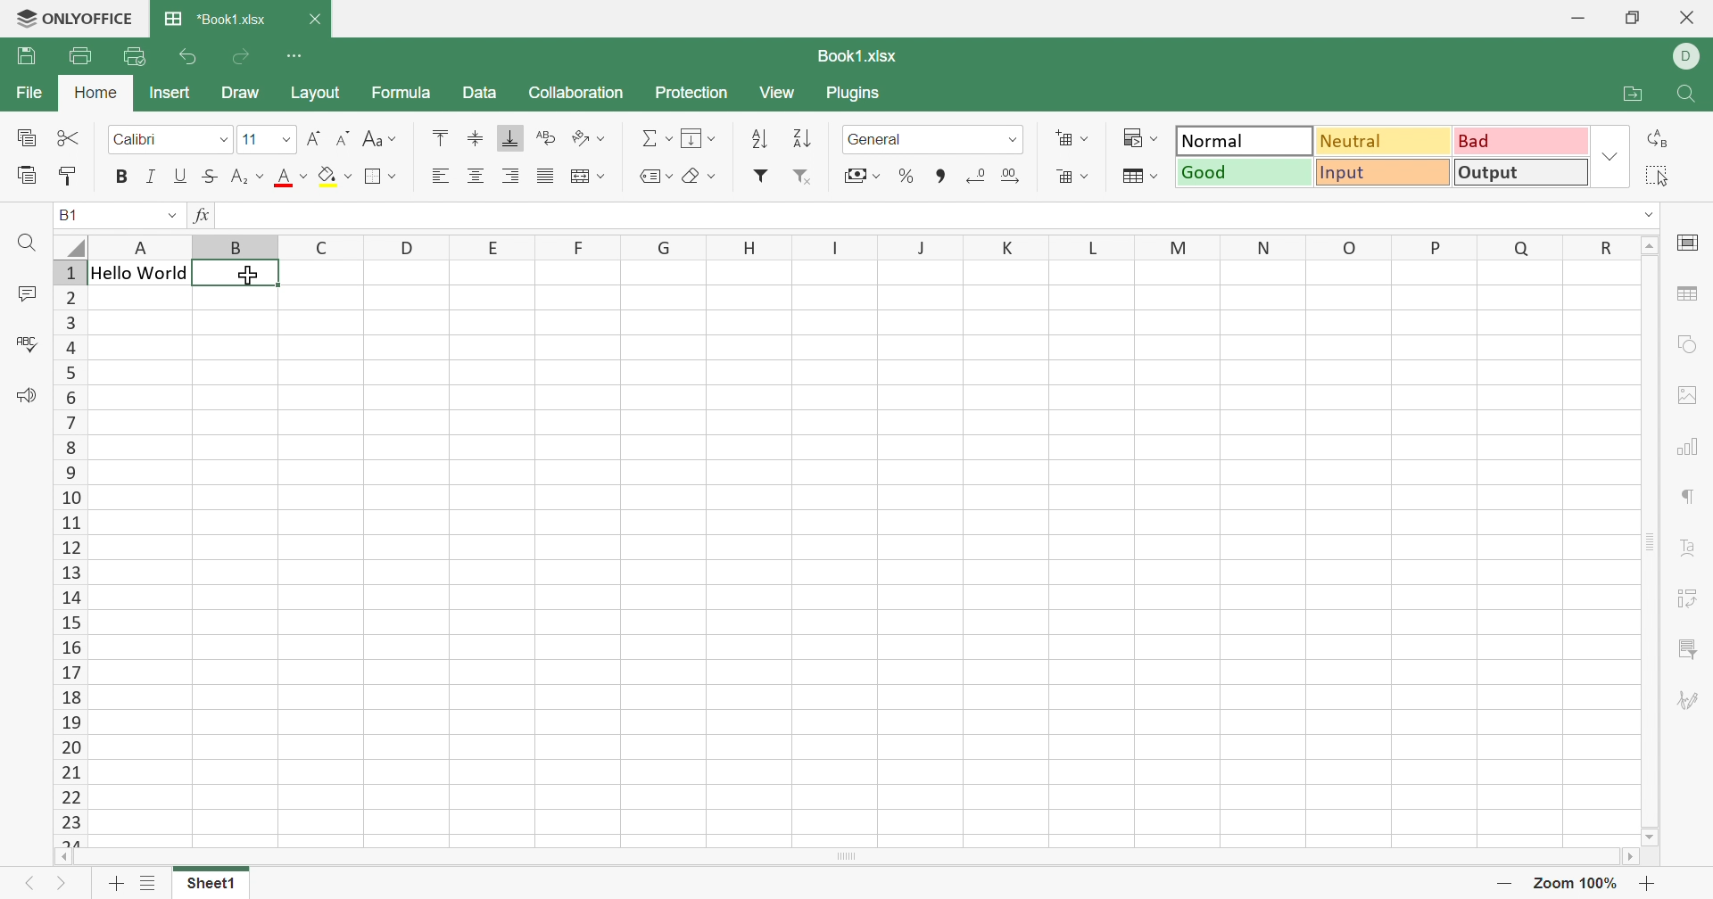 Image resolution: width=1713 pixels, height=899 pixels. I want to click on Italic, so click(153, 178).